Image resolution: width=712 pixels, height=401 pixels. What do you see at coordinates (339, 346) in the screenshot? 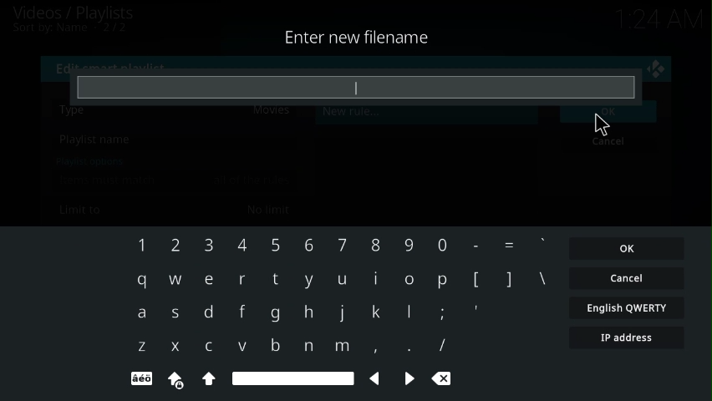
I see `m` at bounding box center [339, 346].